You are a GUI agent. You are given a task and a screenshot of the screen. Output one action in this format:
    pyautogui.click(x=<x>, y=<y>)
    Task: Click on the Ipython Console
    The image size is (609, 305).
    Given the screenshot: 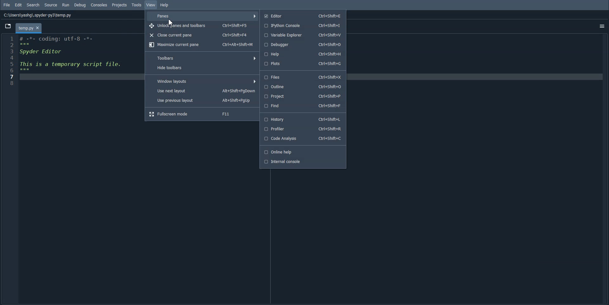 What is the action you would take?
    pyautogui.click(x=303, y=25)
    